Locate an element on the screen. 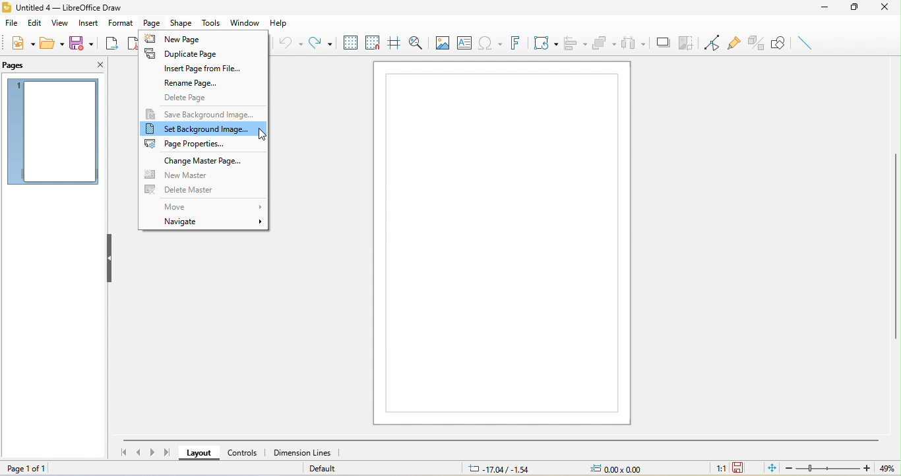 This screenshot has width=901, height=476. close is located at coordinates (888, 9).